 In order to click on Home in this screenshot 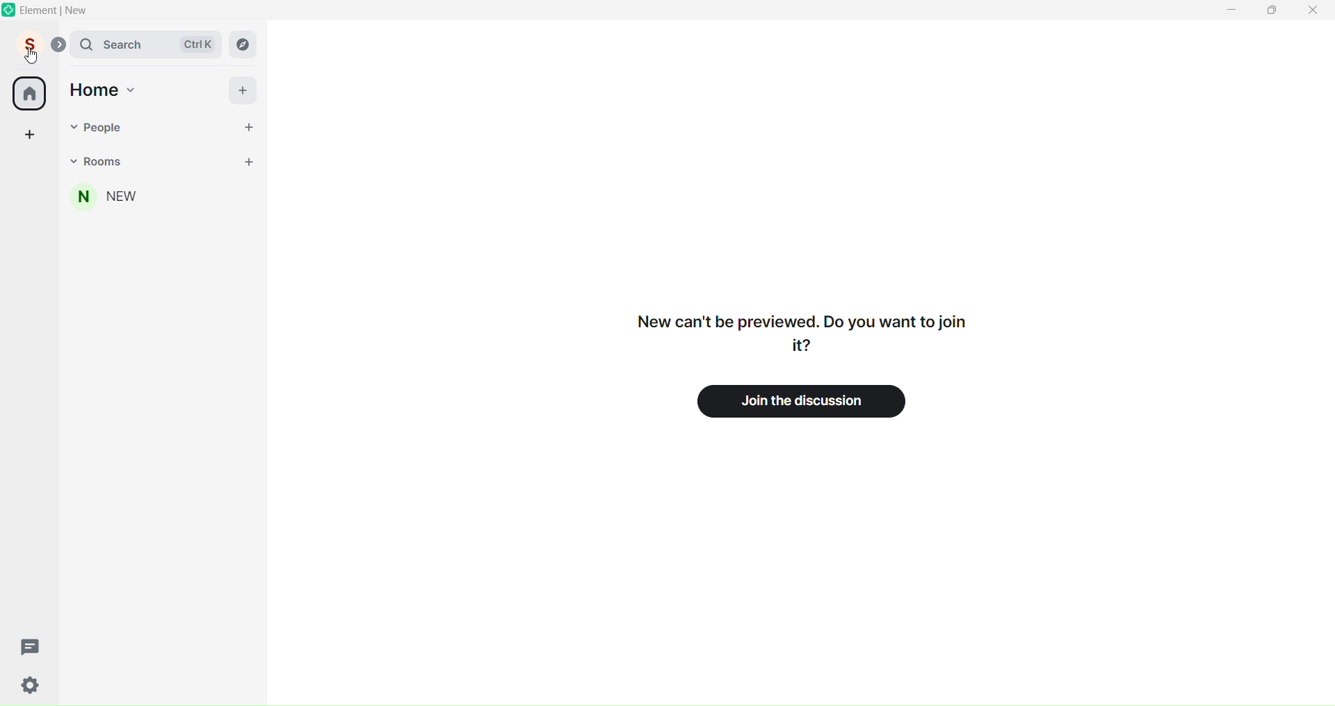, I will do `click(29, 94)`.